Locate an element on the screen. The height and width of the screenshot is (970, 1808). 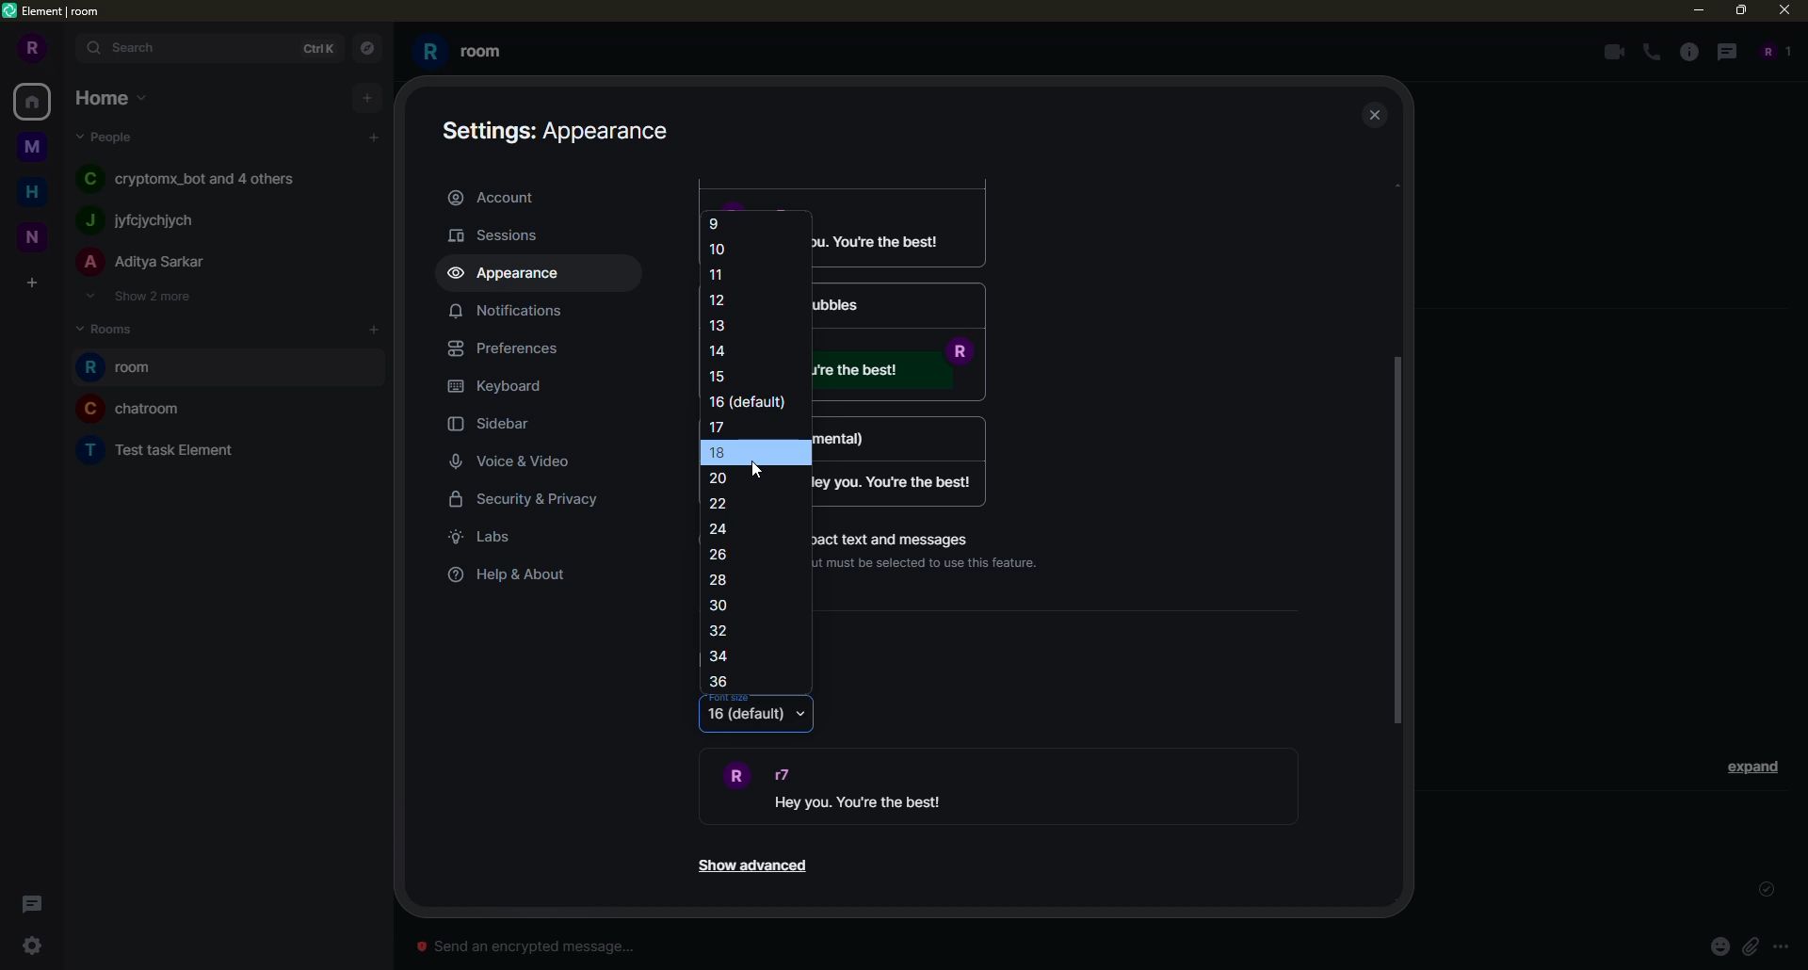
24 is located at coordinates (720, 529).